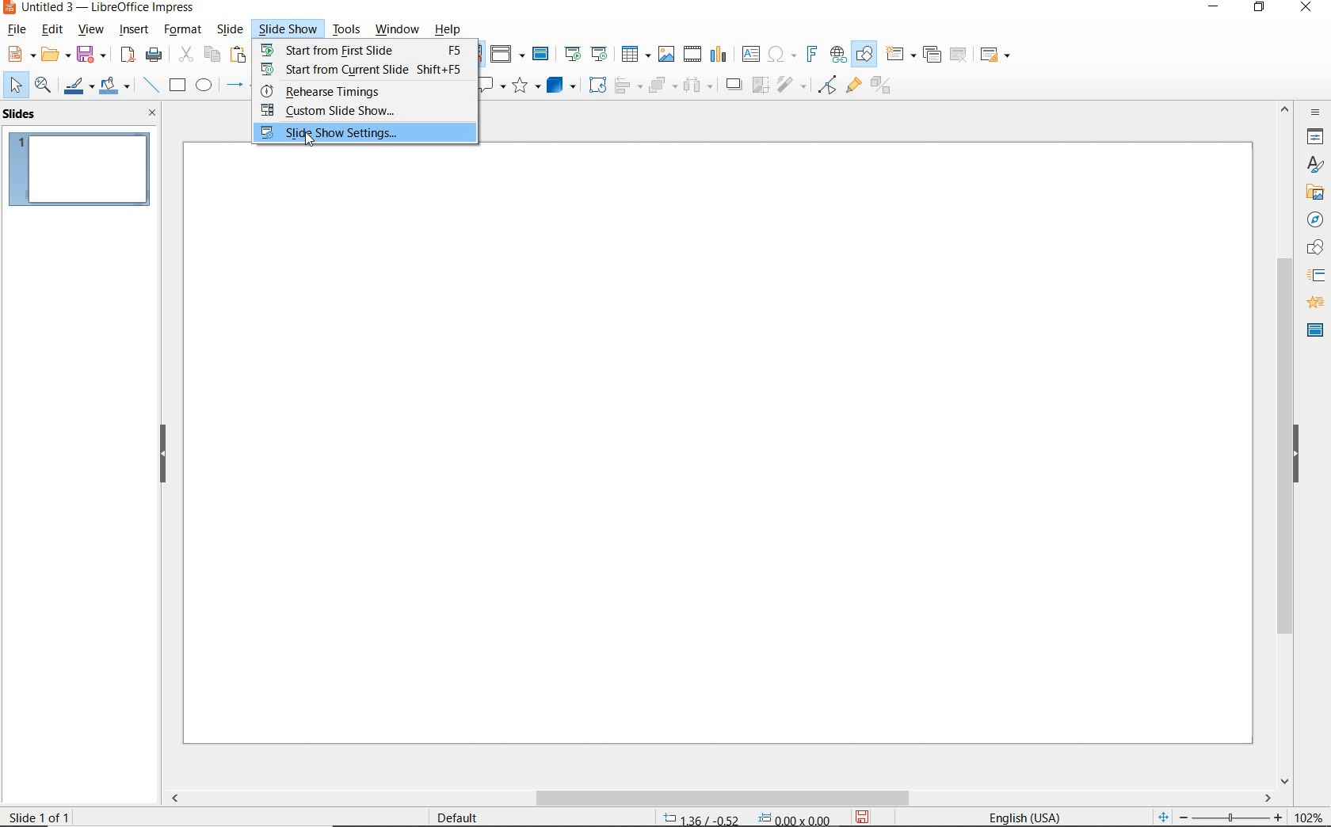 The width and height of the screenshot is (1331, 827). I want to click on REHEARSE TIMINGS, so click(368, 91).